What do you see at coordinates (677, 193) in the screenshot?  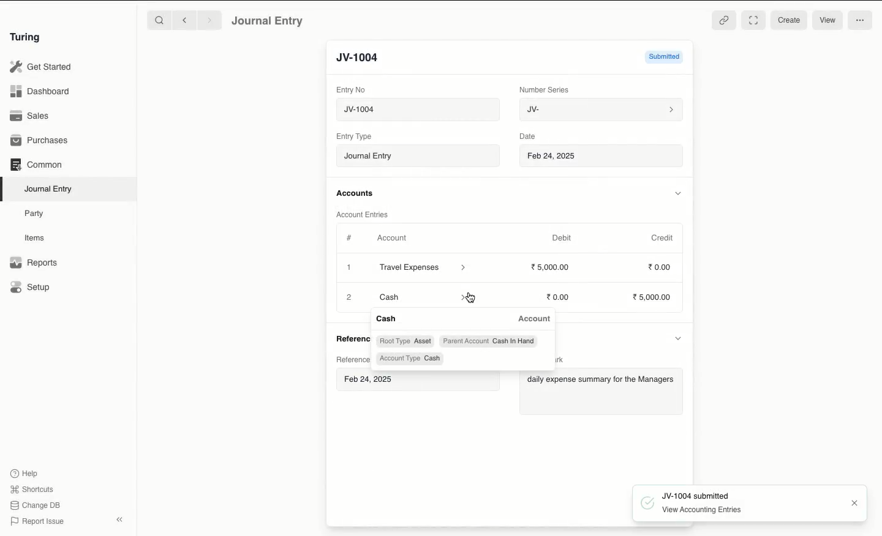 I see `Hide` at bounding box center [677, 193].